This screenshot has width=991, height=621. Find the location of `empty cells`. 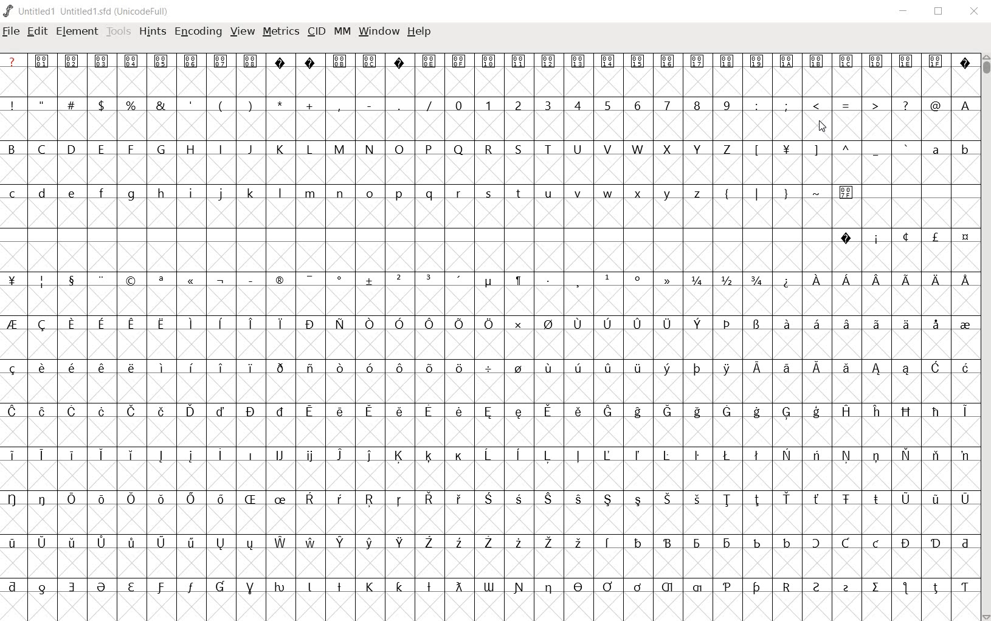

empty cells is located at coordinates (489, 476).